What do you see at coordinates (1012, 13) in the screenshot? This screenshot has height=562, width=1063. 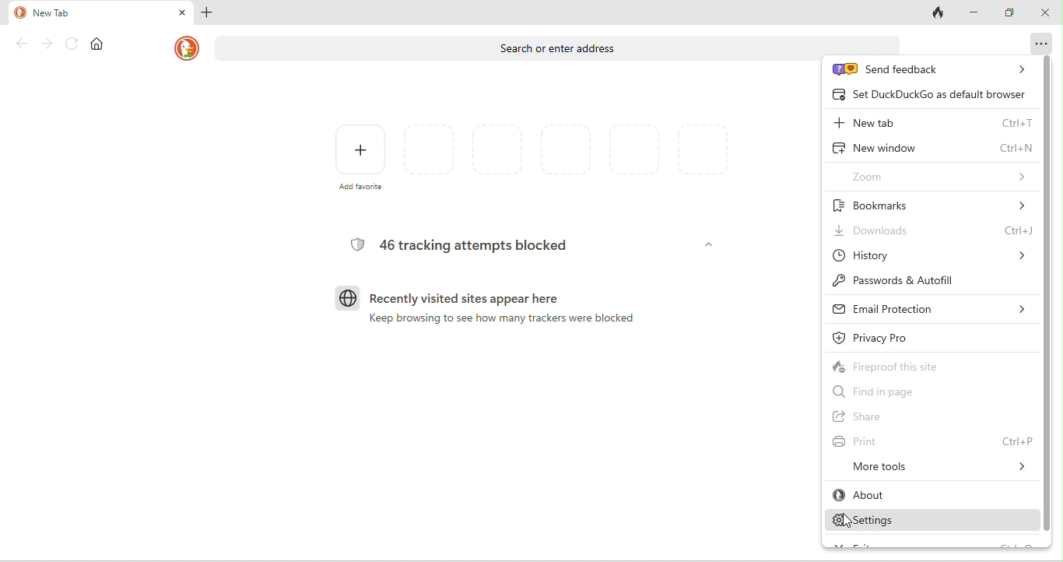 I see `maximize` at bounding box center [1012, 13].